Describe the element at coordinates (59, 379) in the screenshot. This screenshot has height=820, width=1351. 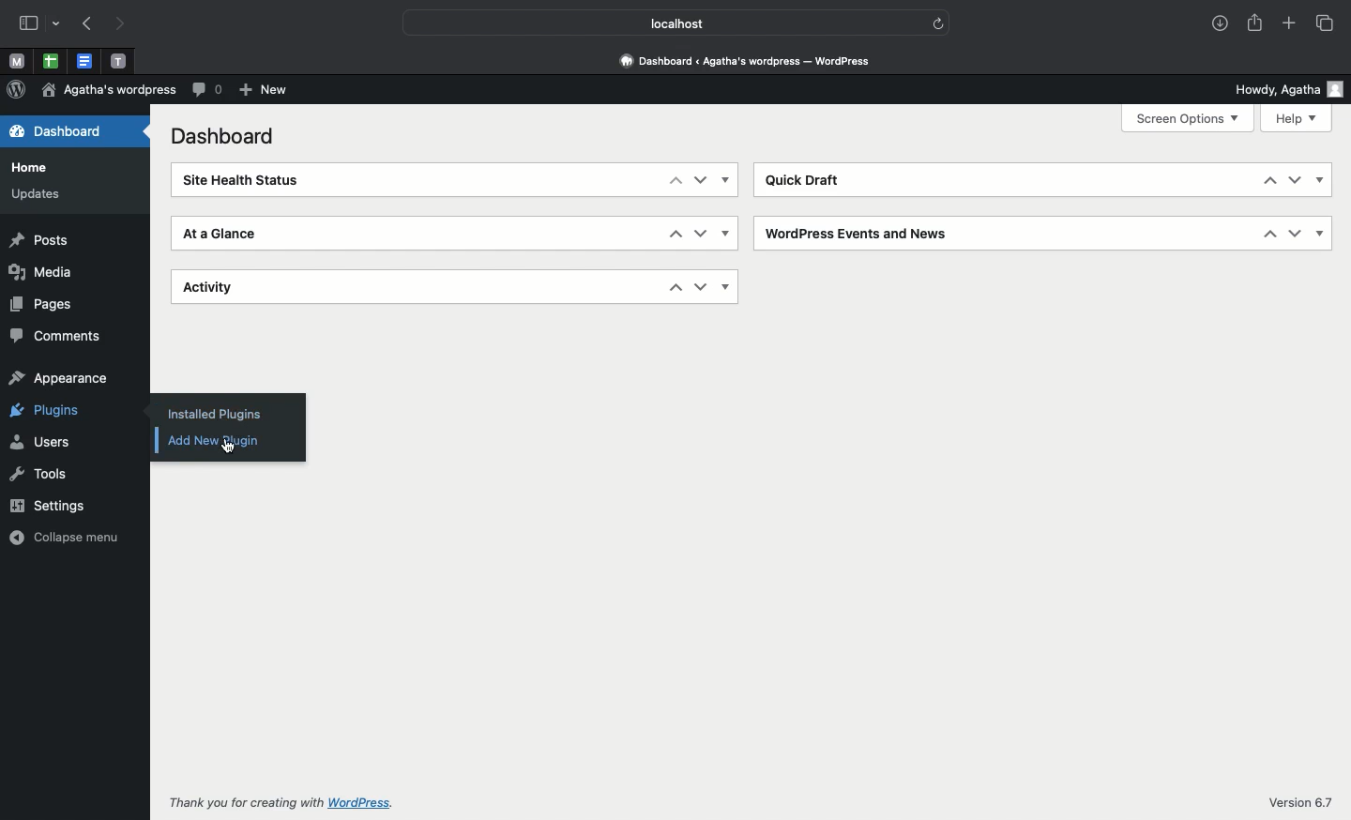
I see `Appearance` at that location.